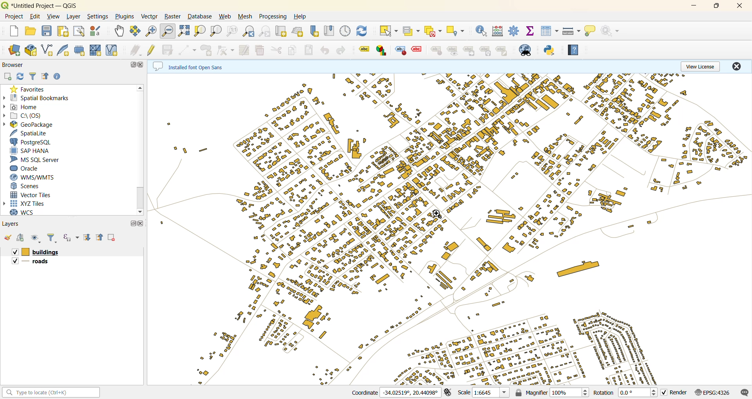  What do you see at coordinates (132, 225) in the screenshot?
I see `maximize` at bounding box center [132, 225].